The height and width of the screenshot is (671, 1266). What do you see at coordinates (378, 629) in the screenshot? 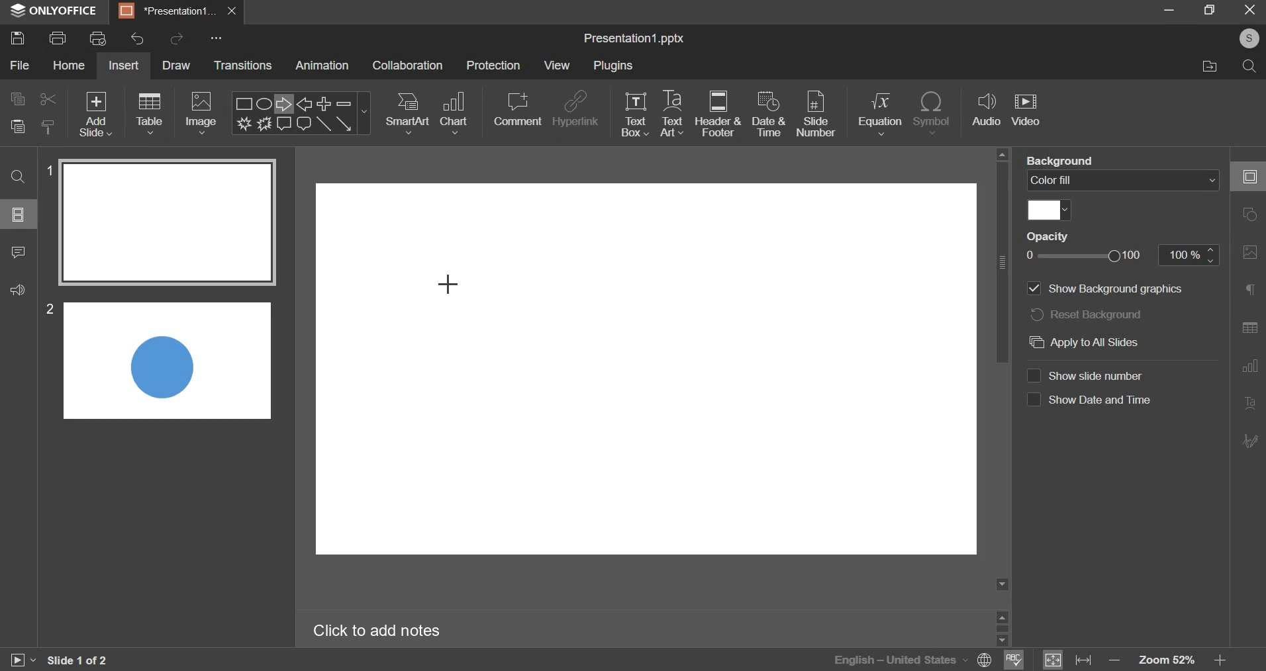
I see `Click to add notes` at bounding box center [378, 629].